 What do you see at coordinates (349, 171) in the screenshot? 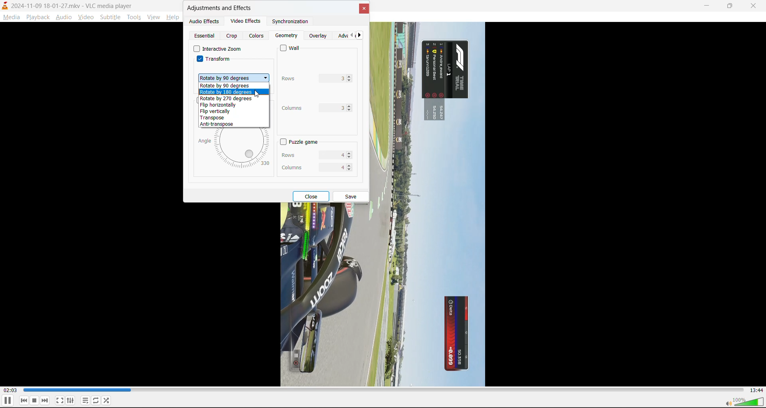
I see `Decrease` at bounding box center [349, 171].